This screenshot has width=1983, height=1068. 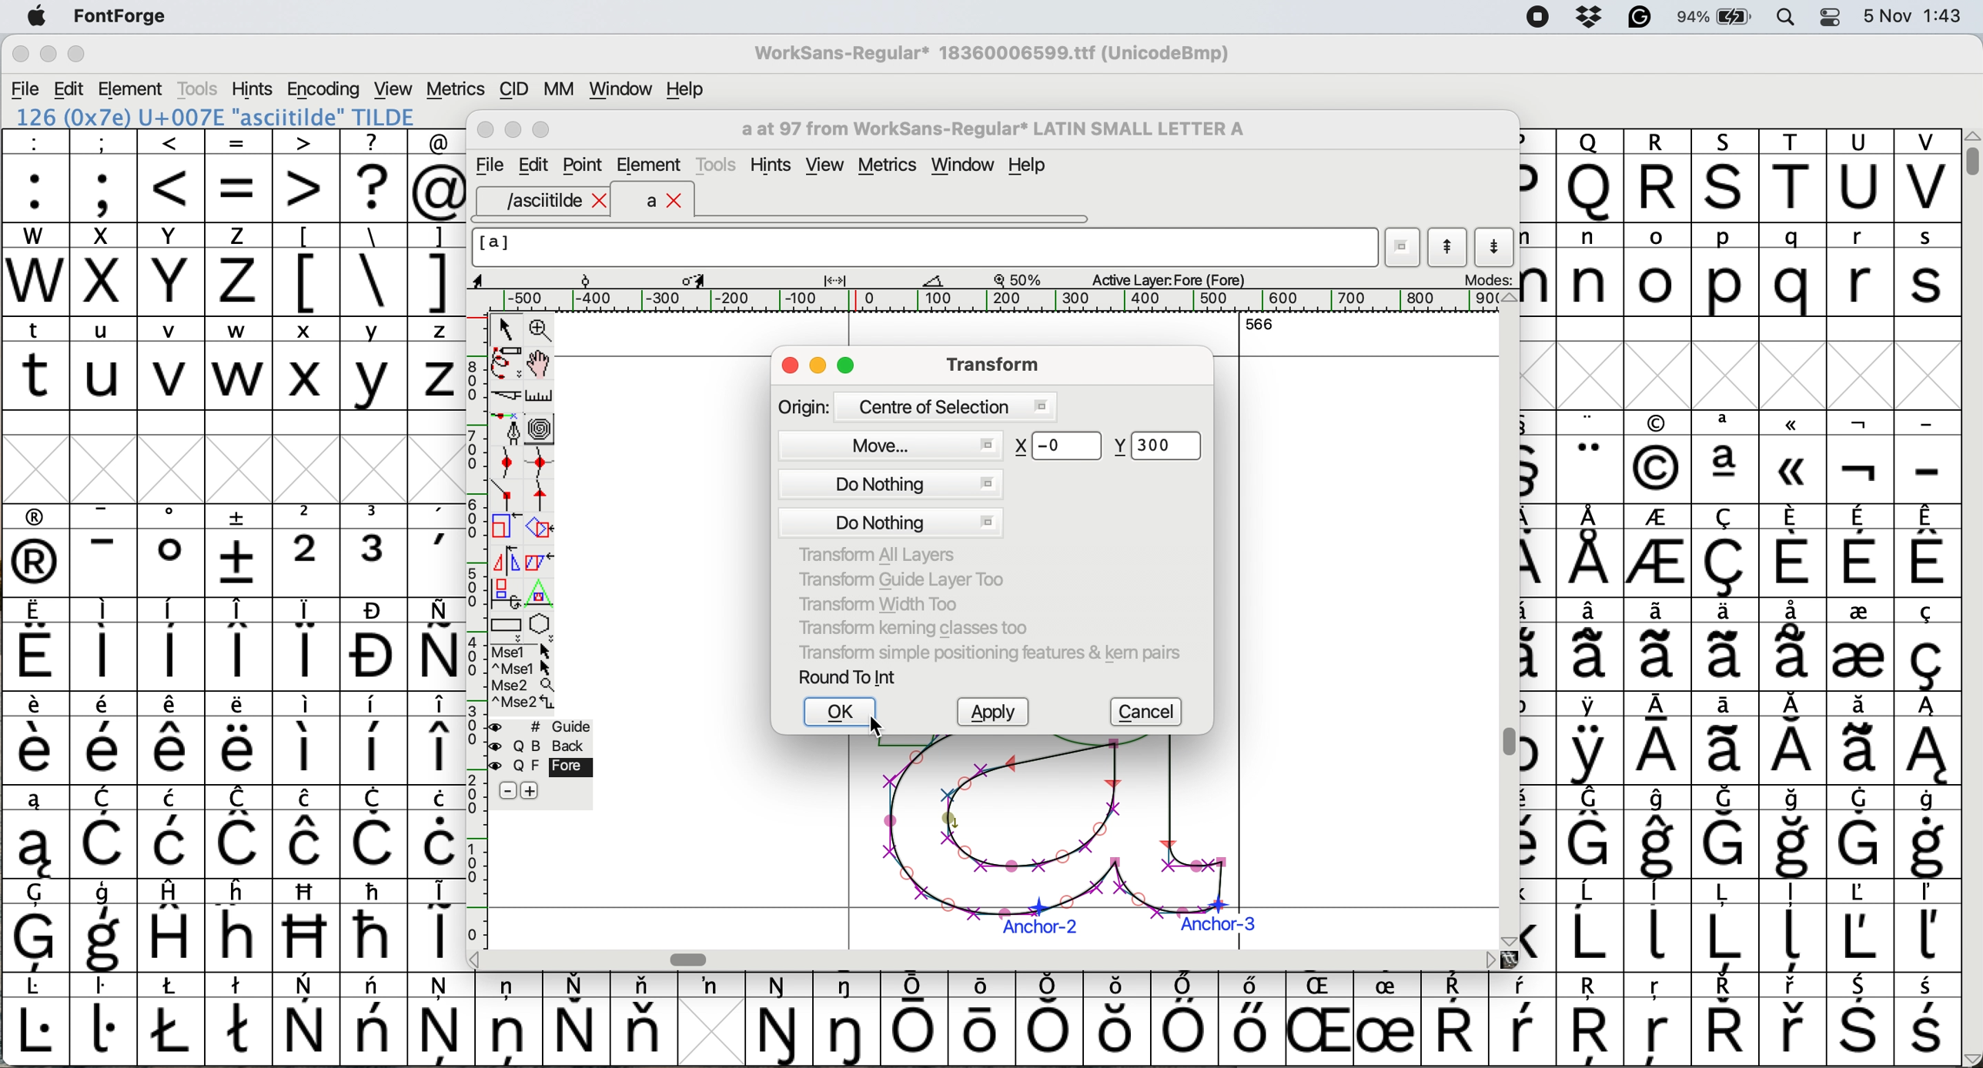 I want to click on symbol, so click(x=437, y=923).